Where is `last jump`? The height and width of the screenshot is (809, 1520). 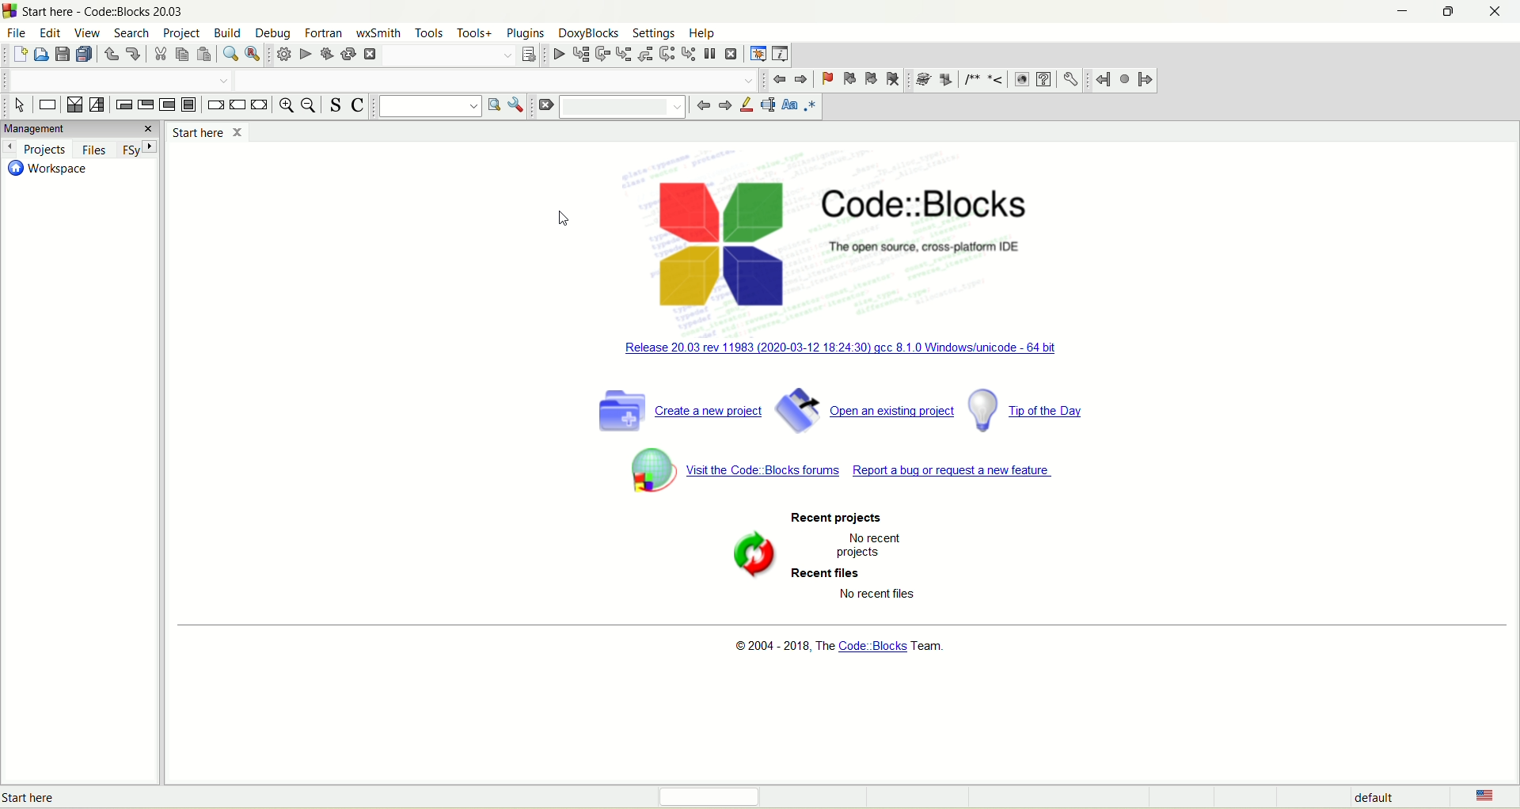 last jump is located at coordinates (1123, 79).